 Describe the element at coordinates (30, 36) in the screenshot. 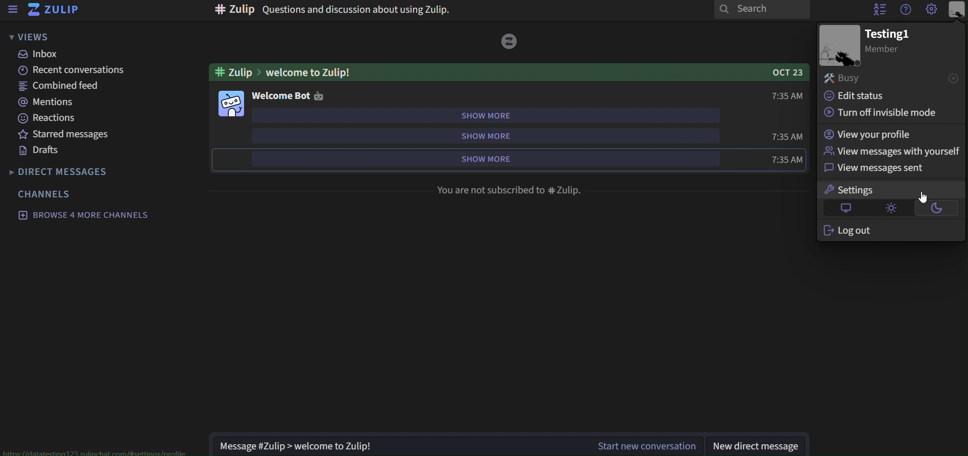

I see `view` at that location.